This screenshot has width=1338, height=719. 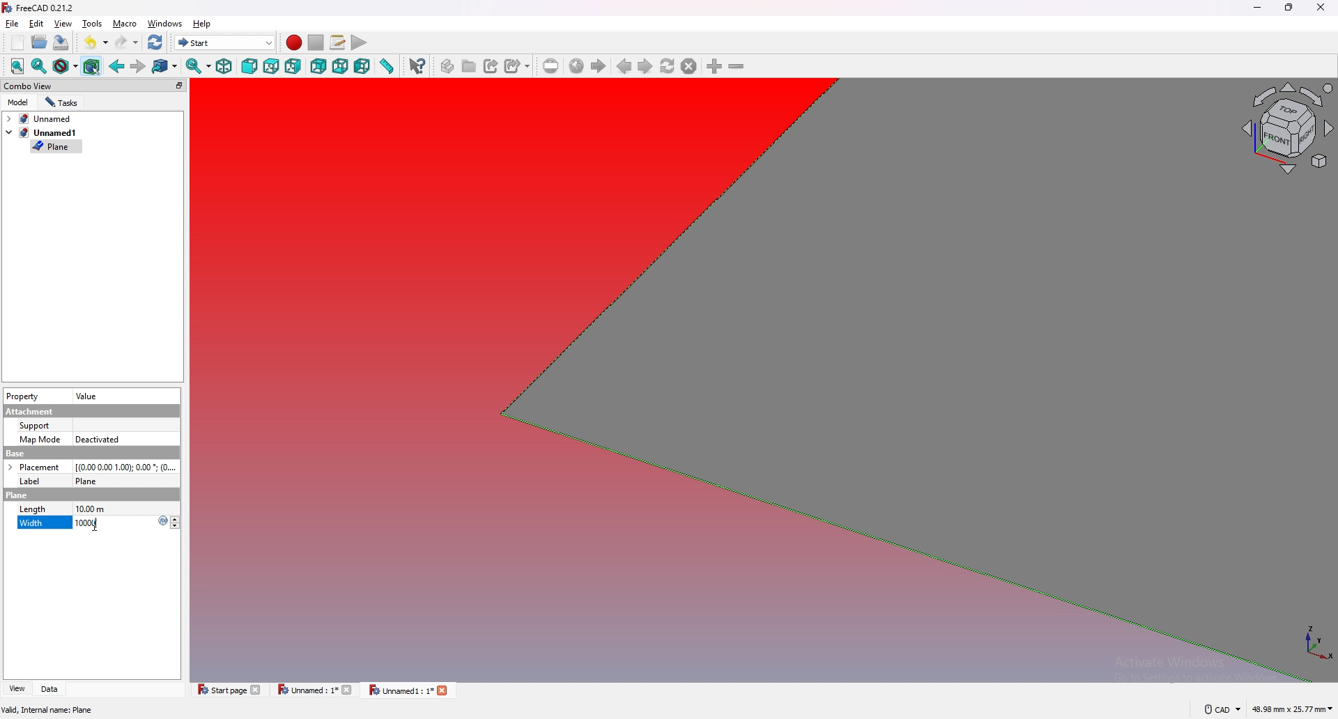 What do you see at coordinates (903, 400) in the screenshot?
I see `floor plane` at bounding box center [903, 400].